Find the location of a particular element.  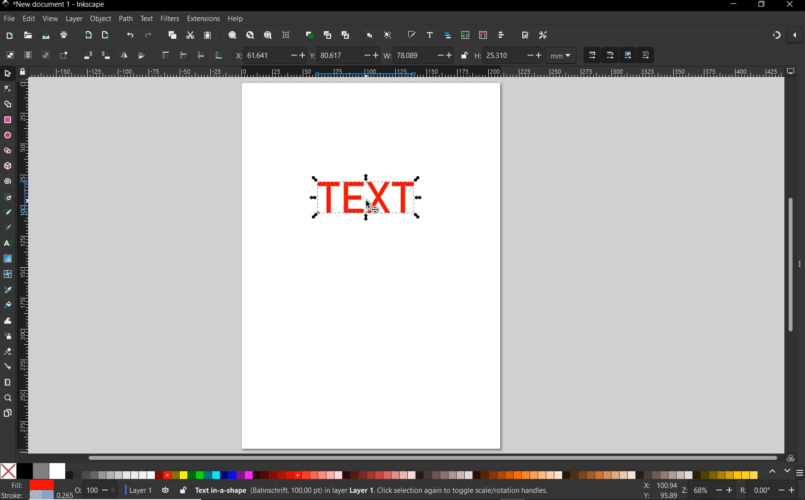

zoom center page is located at coordinates (288, 34).